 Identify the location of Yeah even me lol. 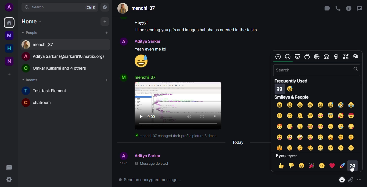
(147, 49).